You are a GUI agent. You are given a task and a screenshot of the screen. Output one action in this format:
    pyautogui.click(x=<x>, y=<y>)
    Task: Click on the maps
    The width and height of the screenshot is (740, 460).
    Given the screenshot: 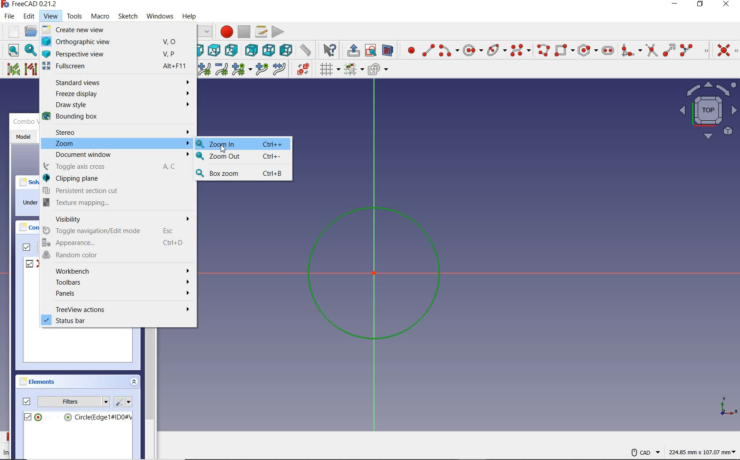 What is the action you would take?
    pyautogui.click(x=704, y=111)
    